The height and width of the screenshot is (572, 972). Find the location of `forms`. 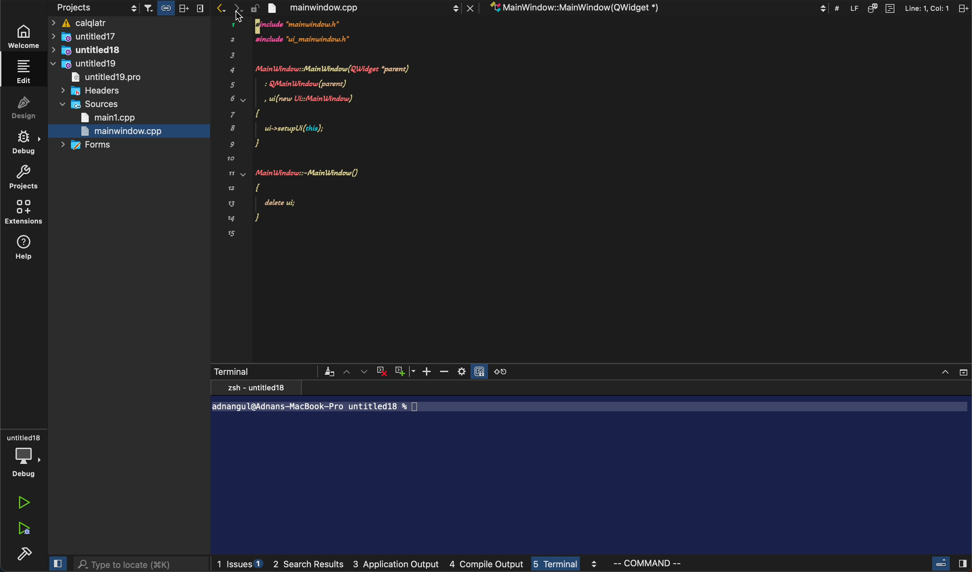

forms is located at coordinates (83, 147).